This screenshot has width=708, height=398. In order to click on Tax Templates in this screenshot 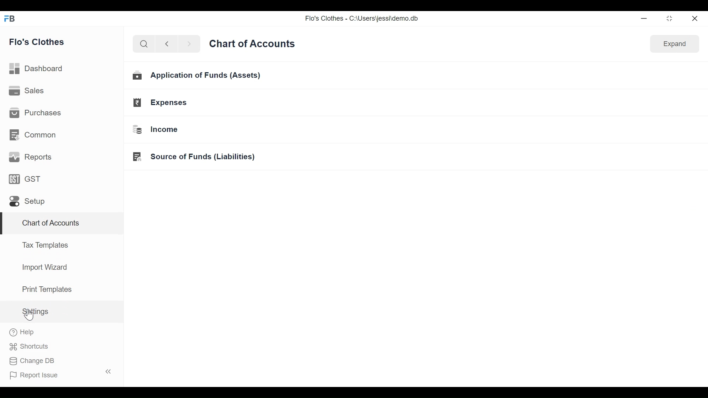, I will do `click(45, 245)`.